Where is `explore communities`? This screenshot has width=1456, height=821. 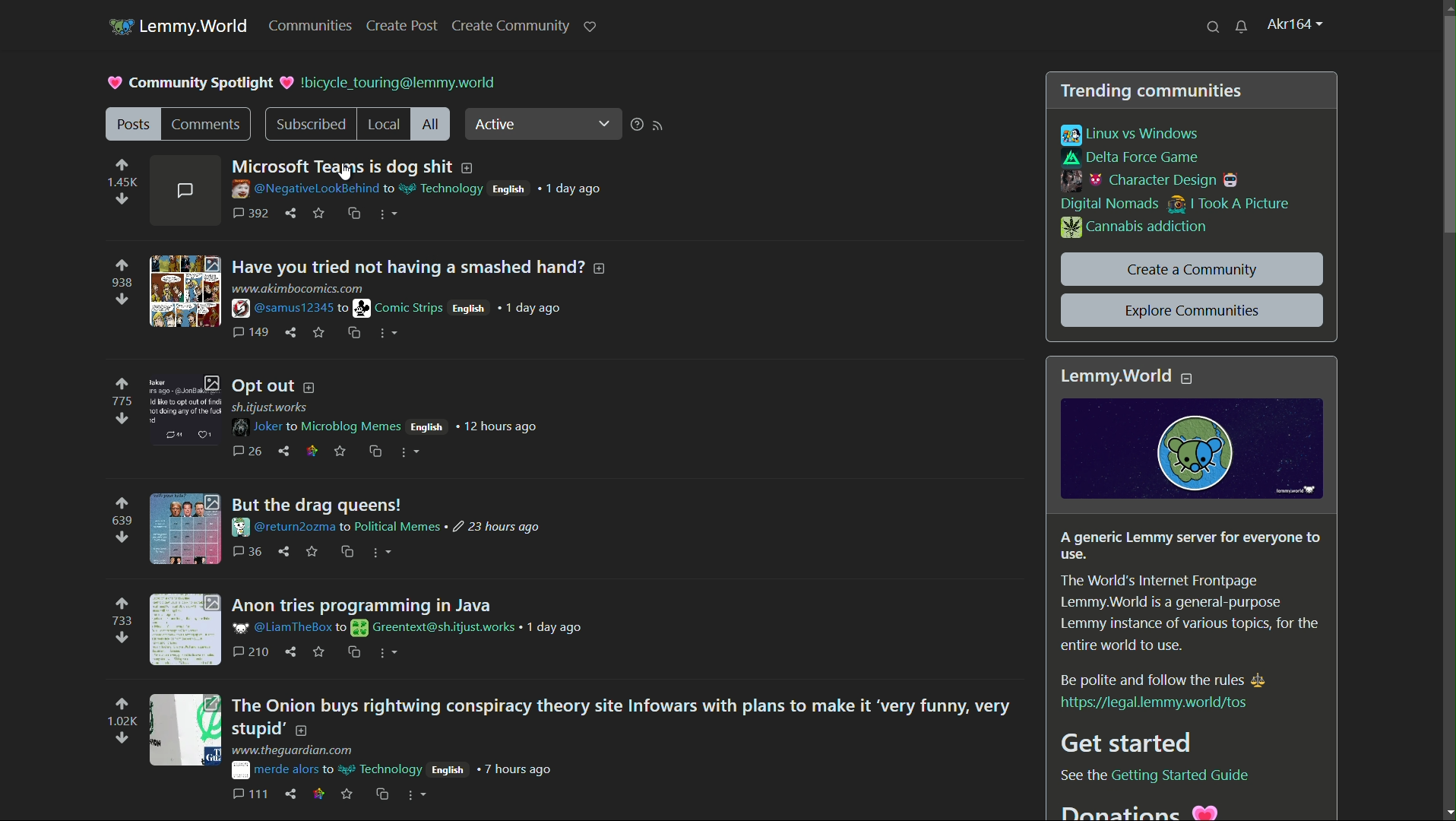 explore communities is located at coordinates (1191, 310).